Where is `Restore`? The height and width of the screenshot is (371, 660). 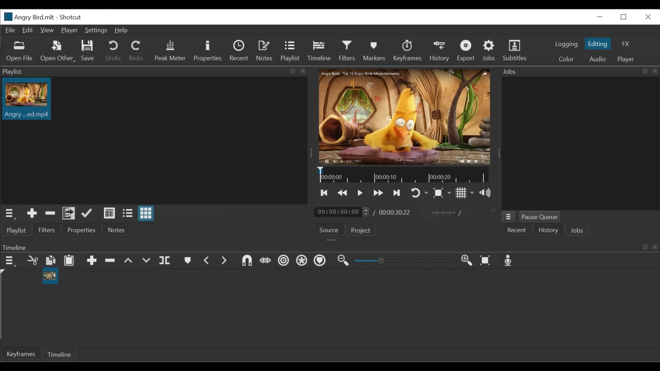
Restore is located at coordinates (625, 17).